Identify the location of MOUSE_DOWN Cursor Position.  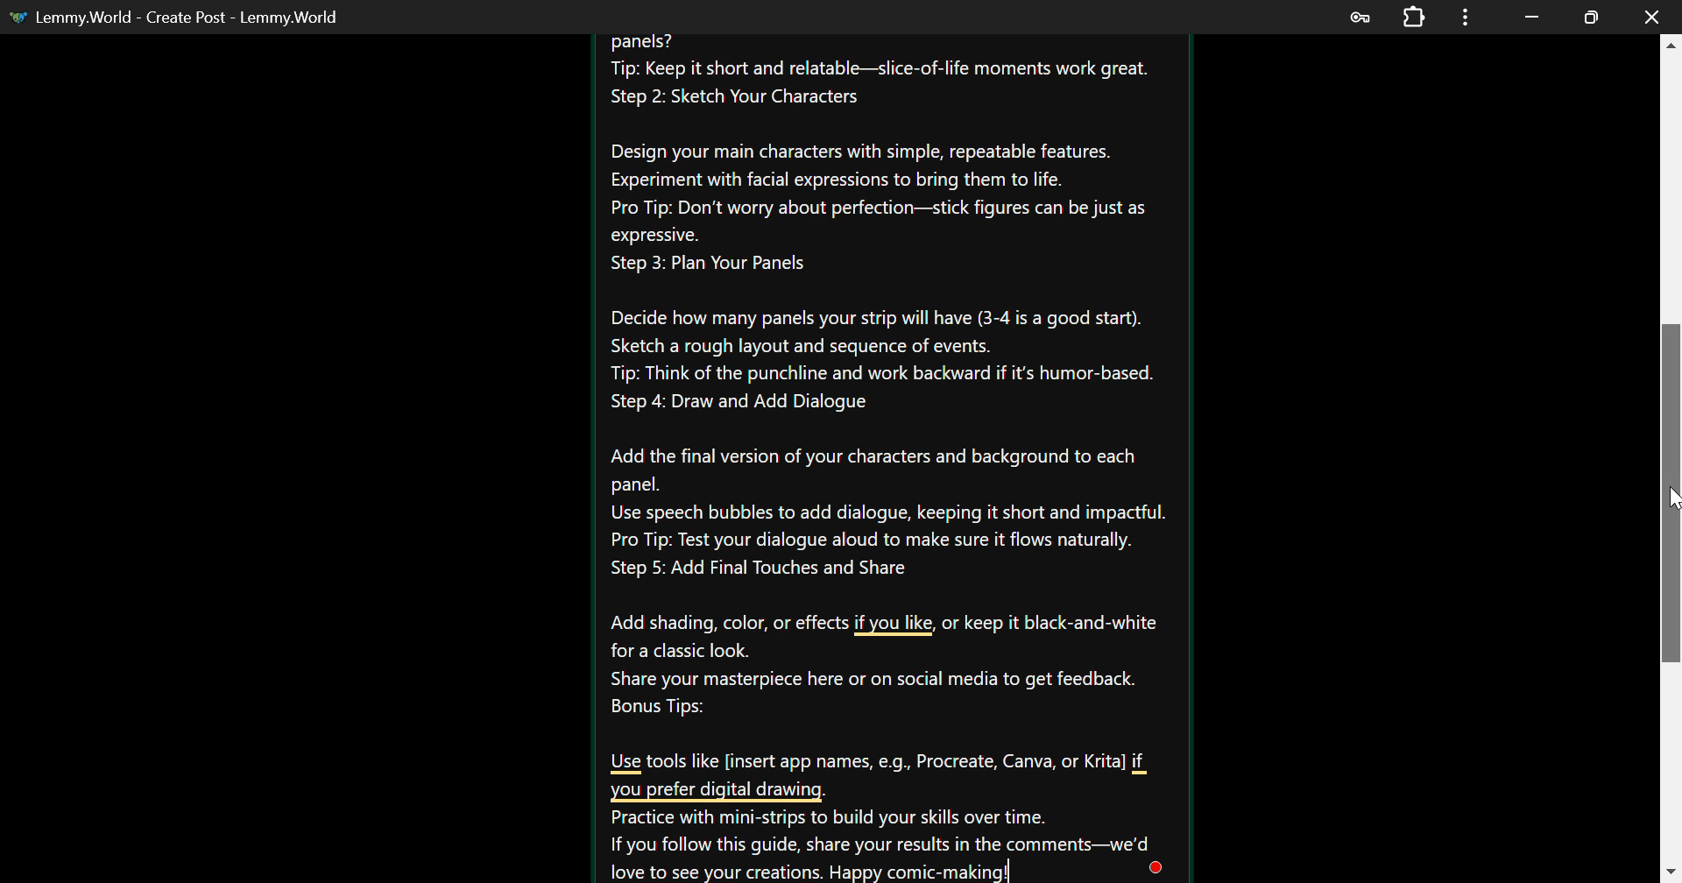
(1670, 498).